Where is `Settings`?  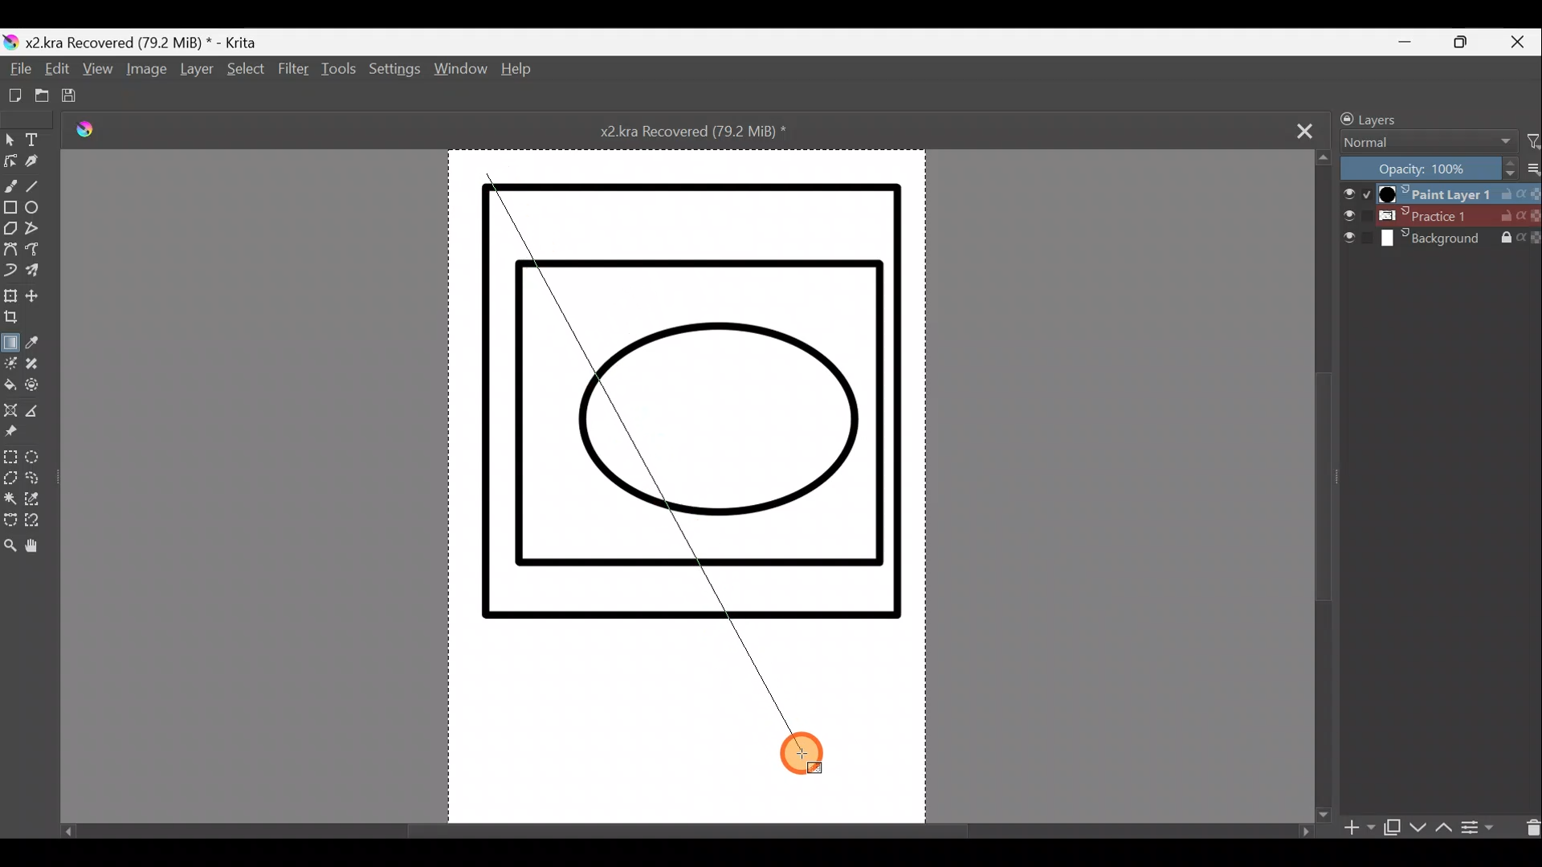
Settings is located at coordinates (396, 74).